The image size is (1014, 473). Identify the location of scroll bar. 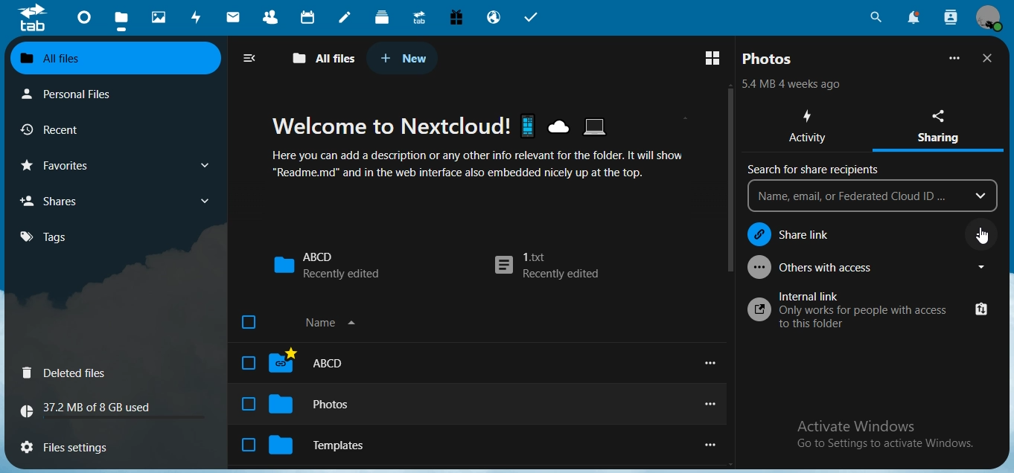
(729, 181).